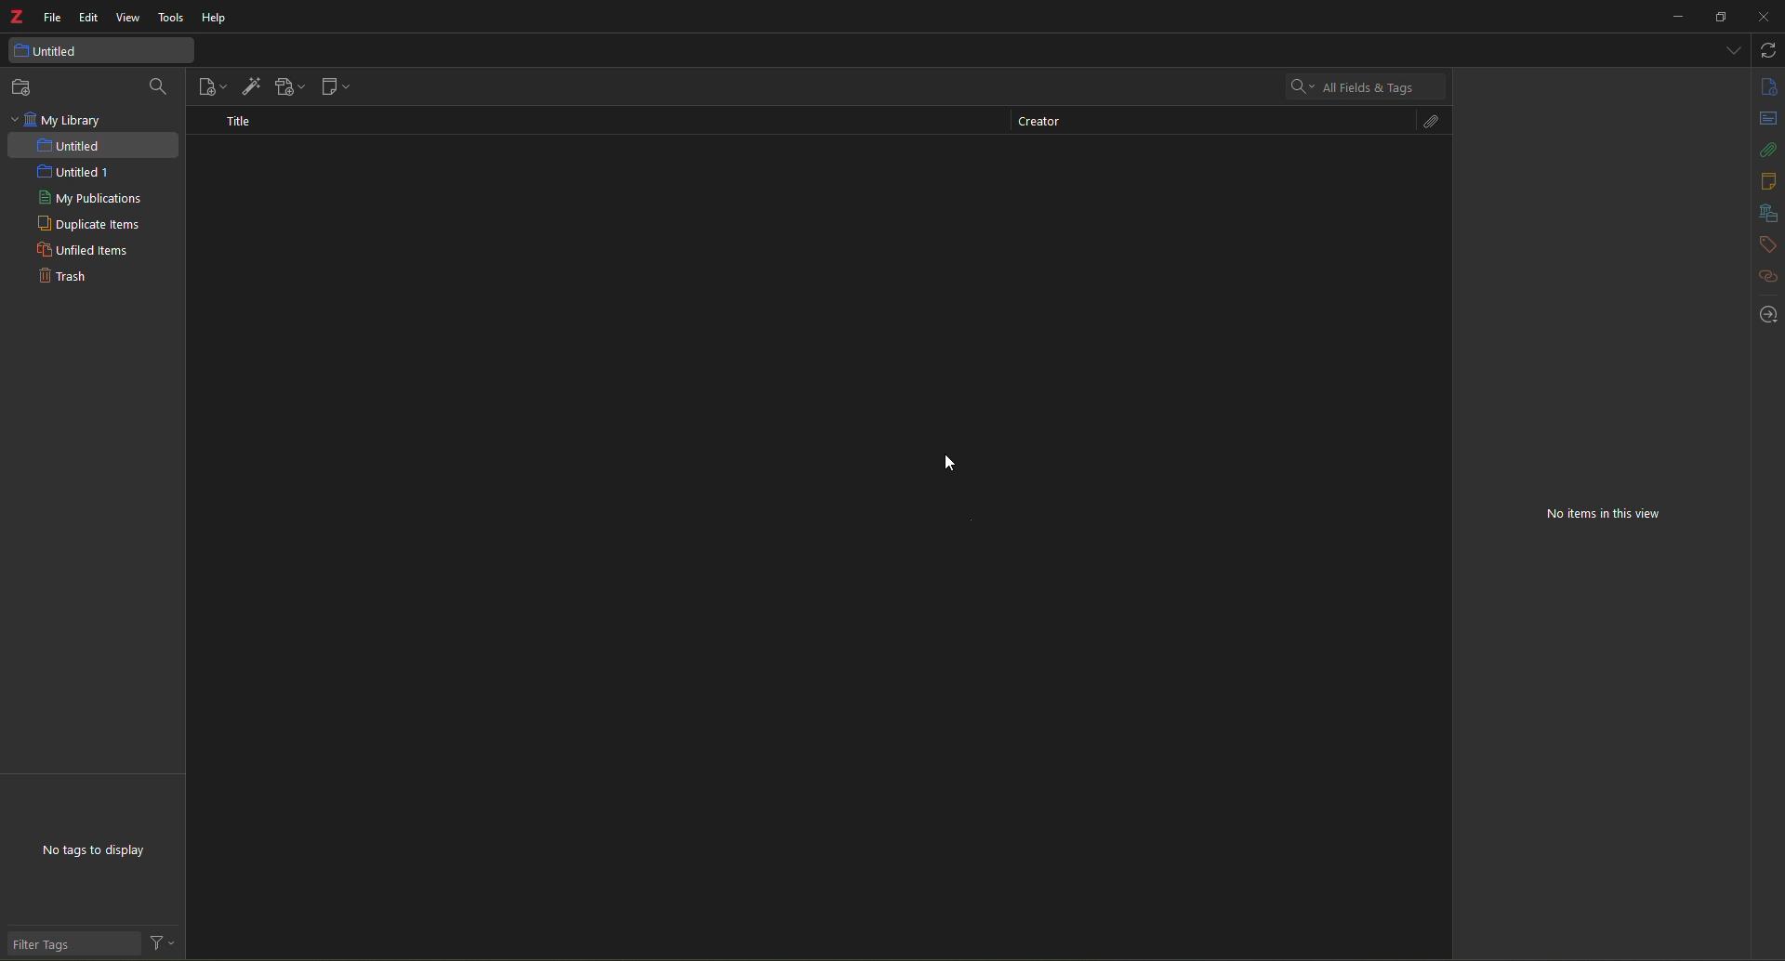  Describe the element at coordinates (1600, 516) in the screenshot. I see `no items in this view` at that location.